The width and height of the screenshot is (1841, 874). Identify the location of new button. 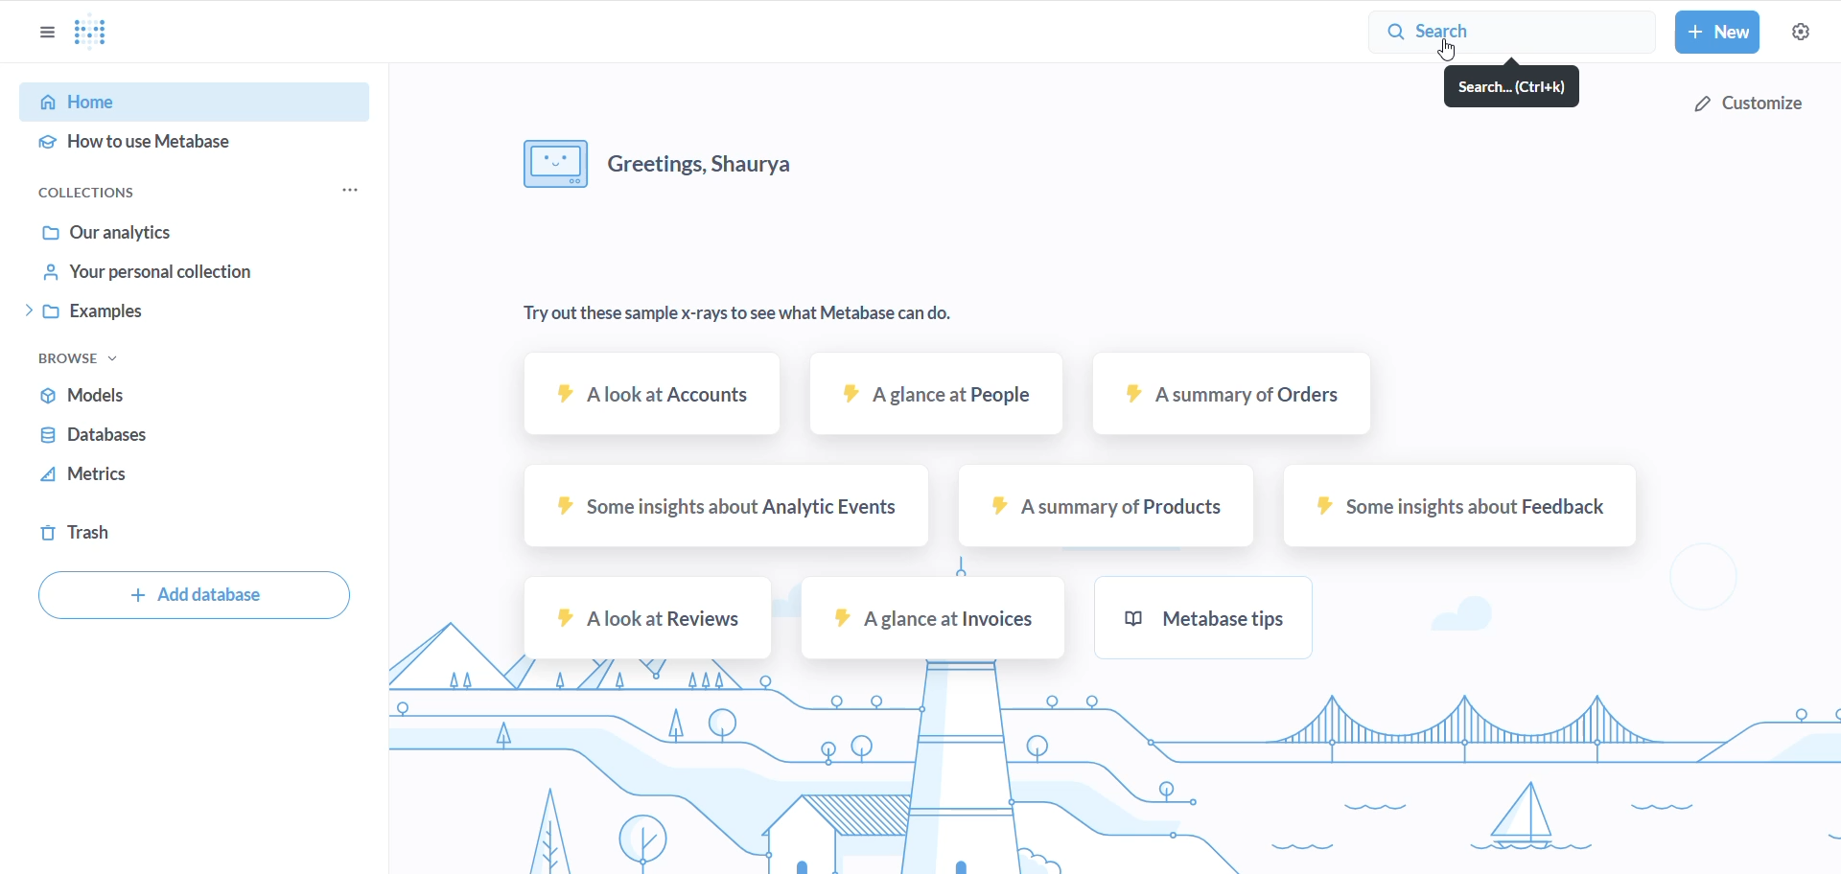
(1721, 34).